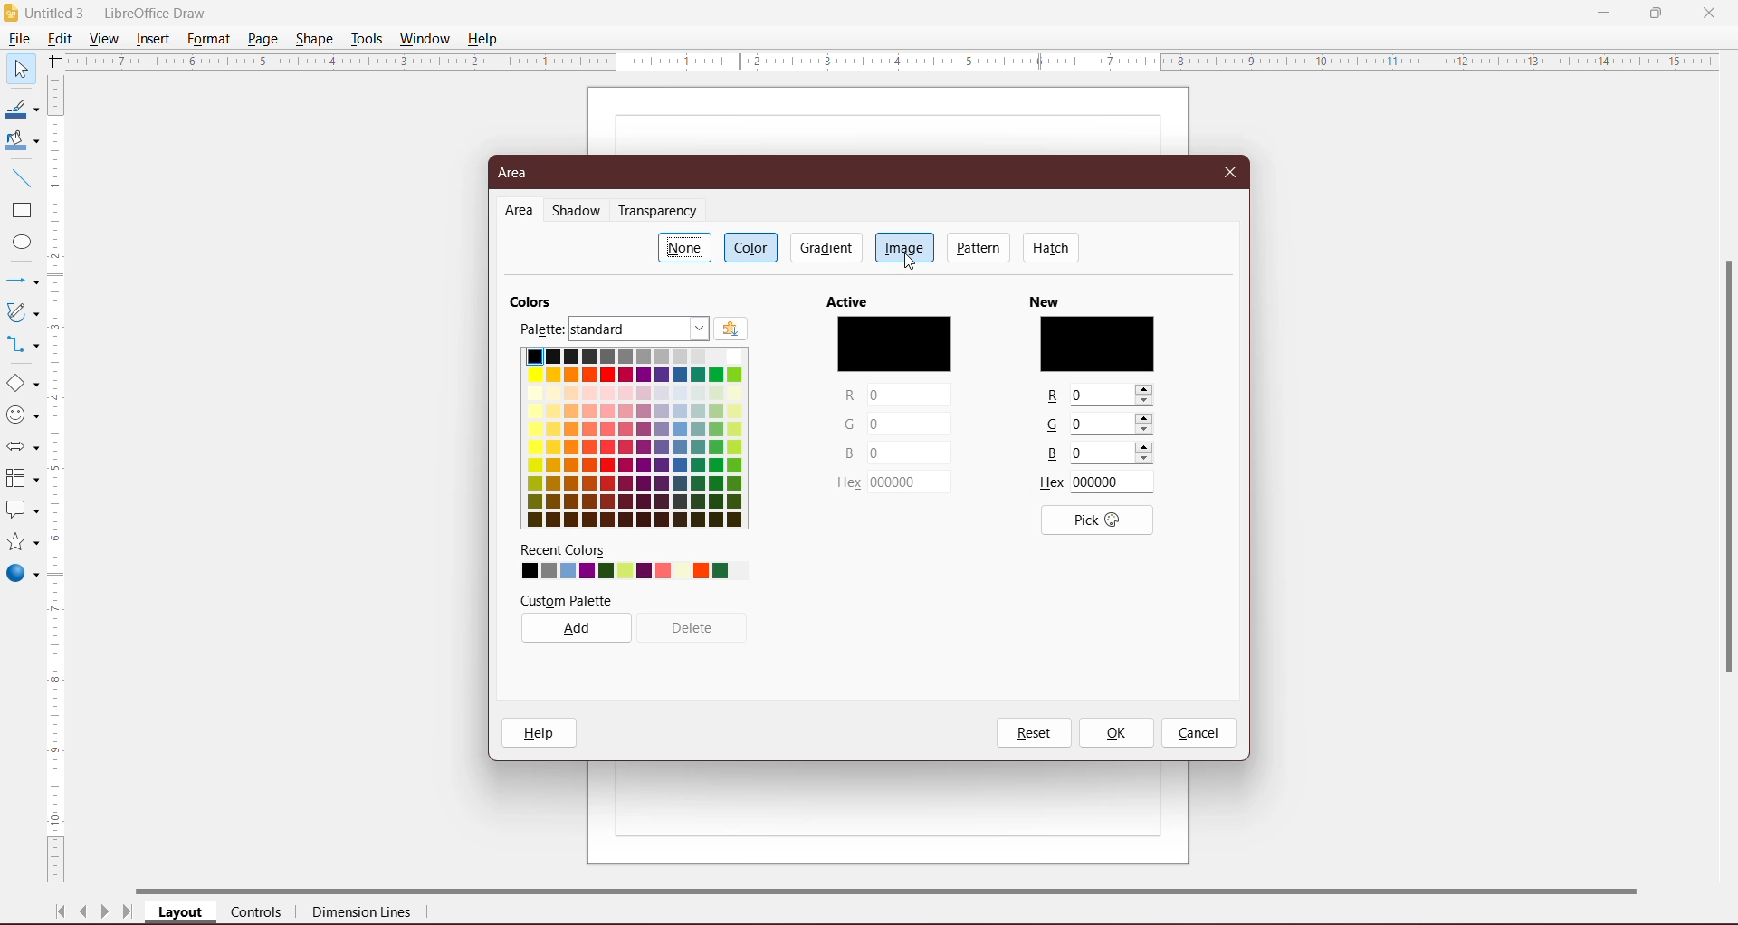 The height and width of the screenshot is (925, 1738). Describe the element at coordinates (543, 732) in the screenshot. I see `Help` at that location.